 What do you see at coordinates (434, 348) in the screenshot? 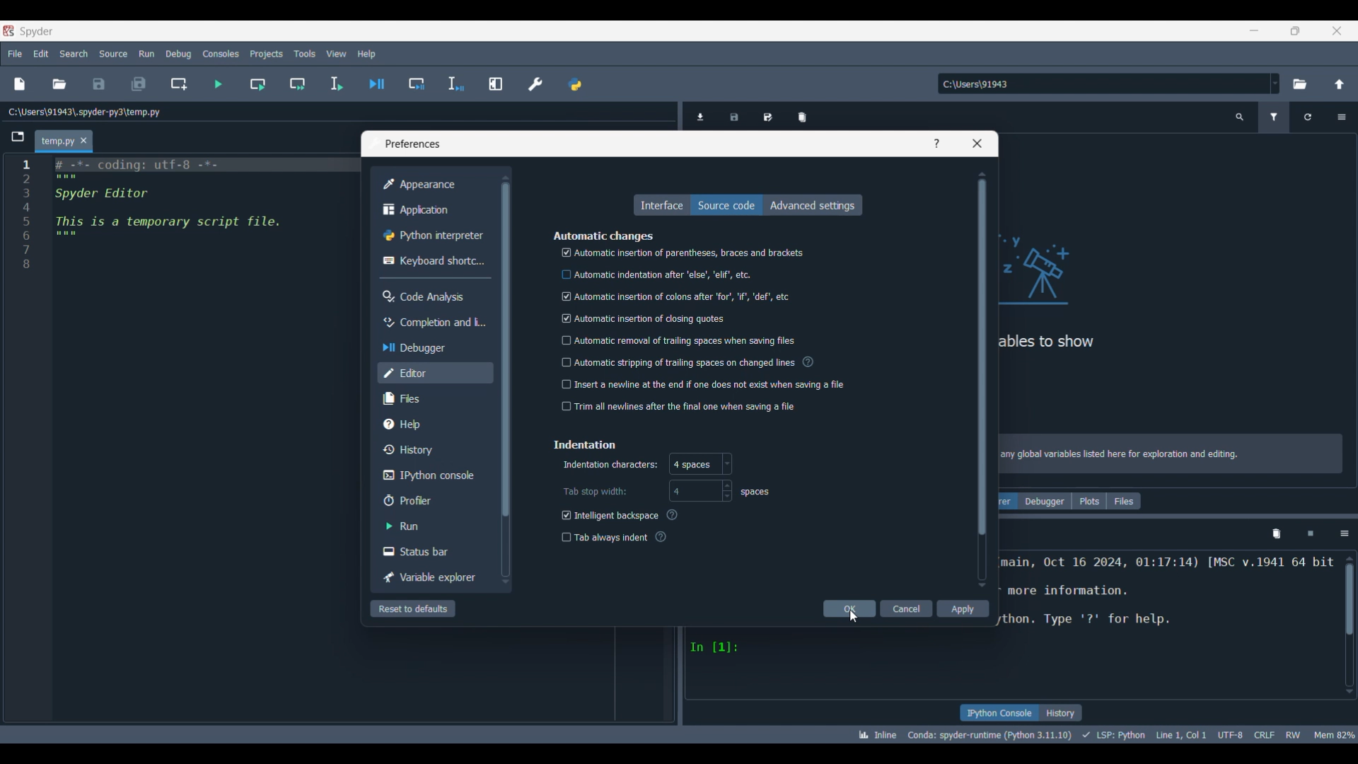
I see `Debugger` at bounding box center [434, 348].